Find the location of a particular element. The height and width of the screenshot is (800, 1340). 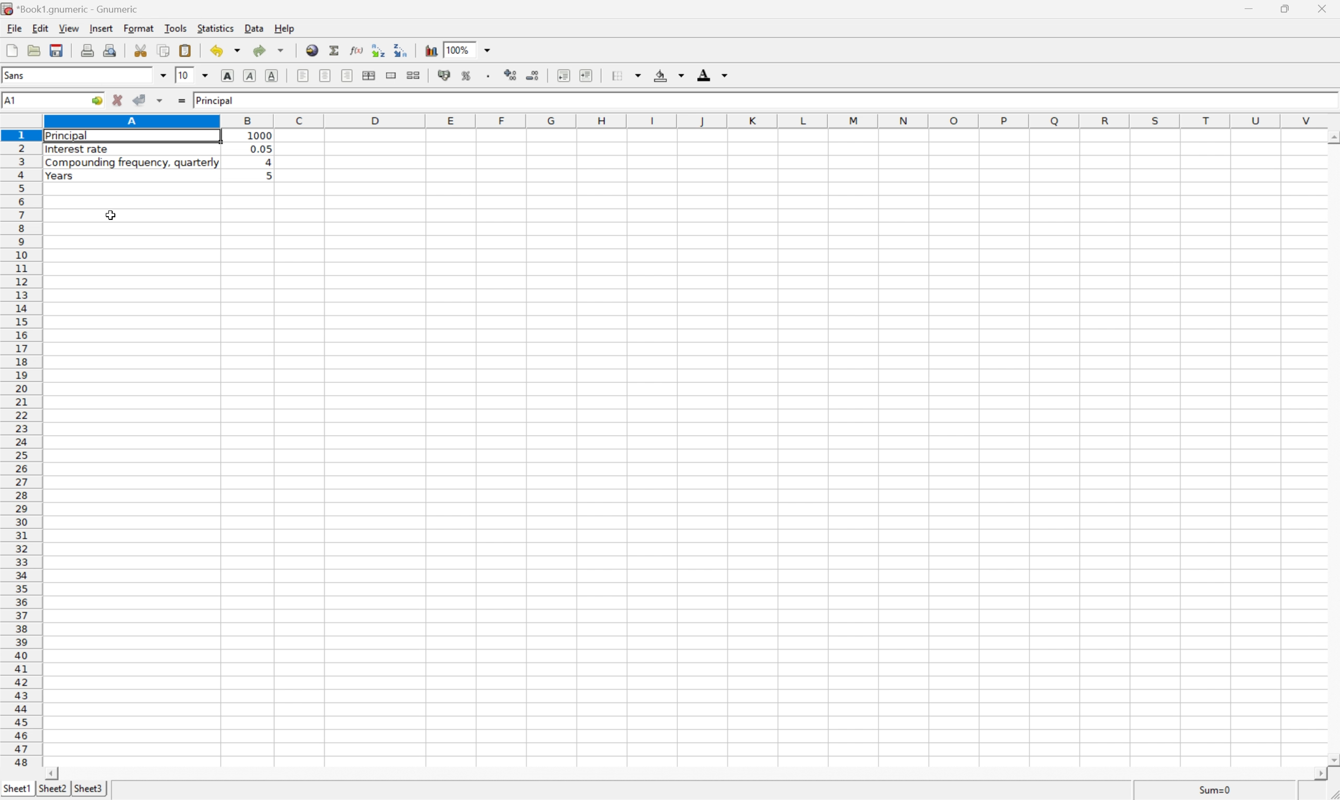

scroll left is located at coordinates (54, 774).